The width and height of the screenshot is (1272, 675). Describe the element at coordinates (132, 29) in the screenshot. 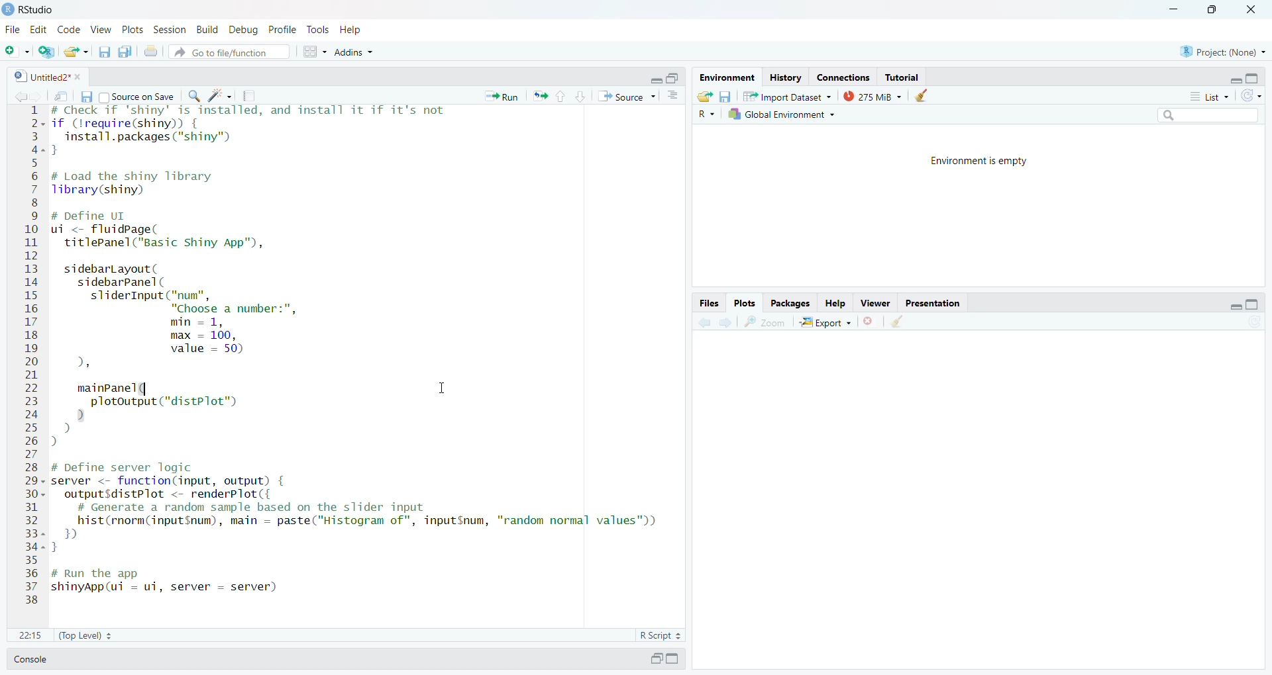

I see `Plots` at that location.